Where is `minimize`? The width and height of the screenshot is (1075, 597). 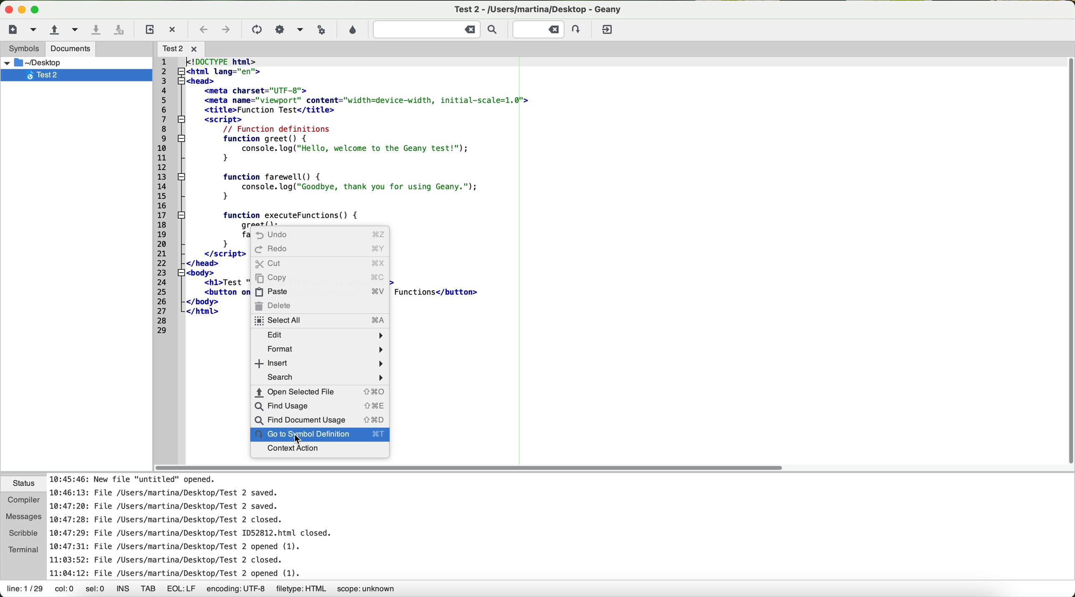
minimize is located at coordinates (22, 10).